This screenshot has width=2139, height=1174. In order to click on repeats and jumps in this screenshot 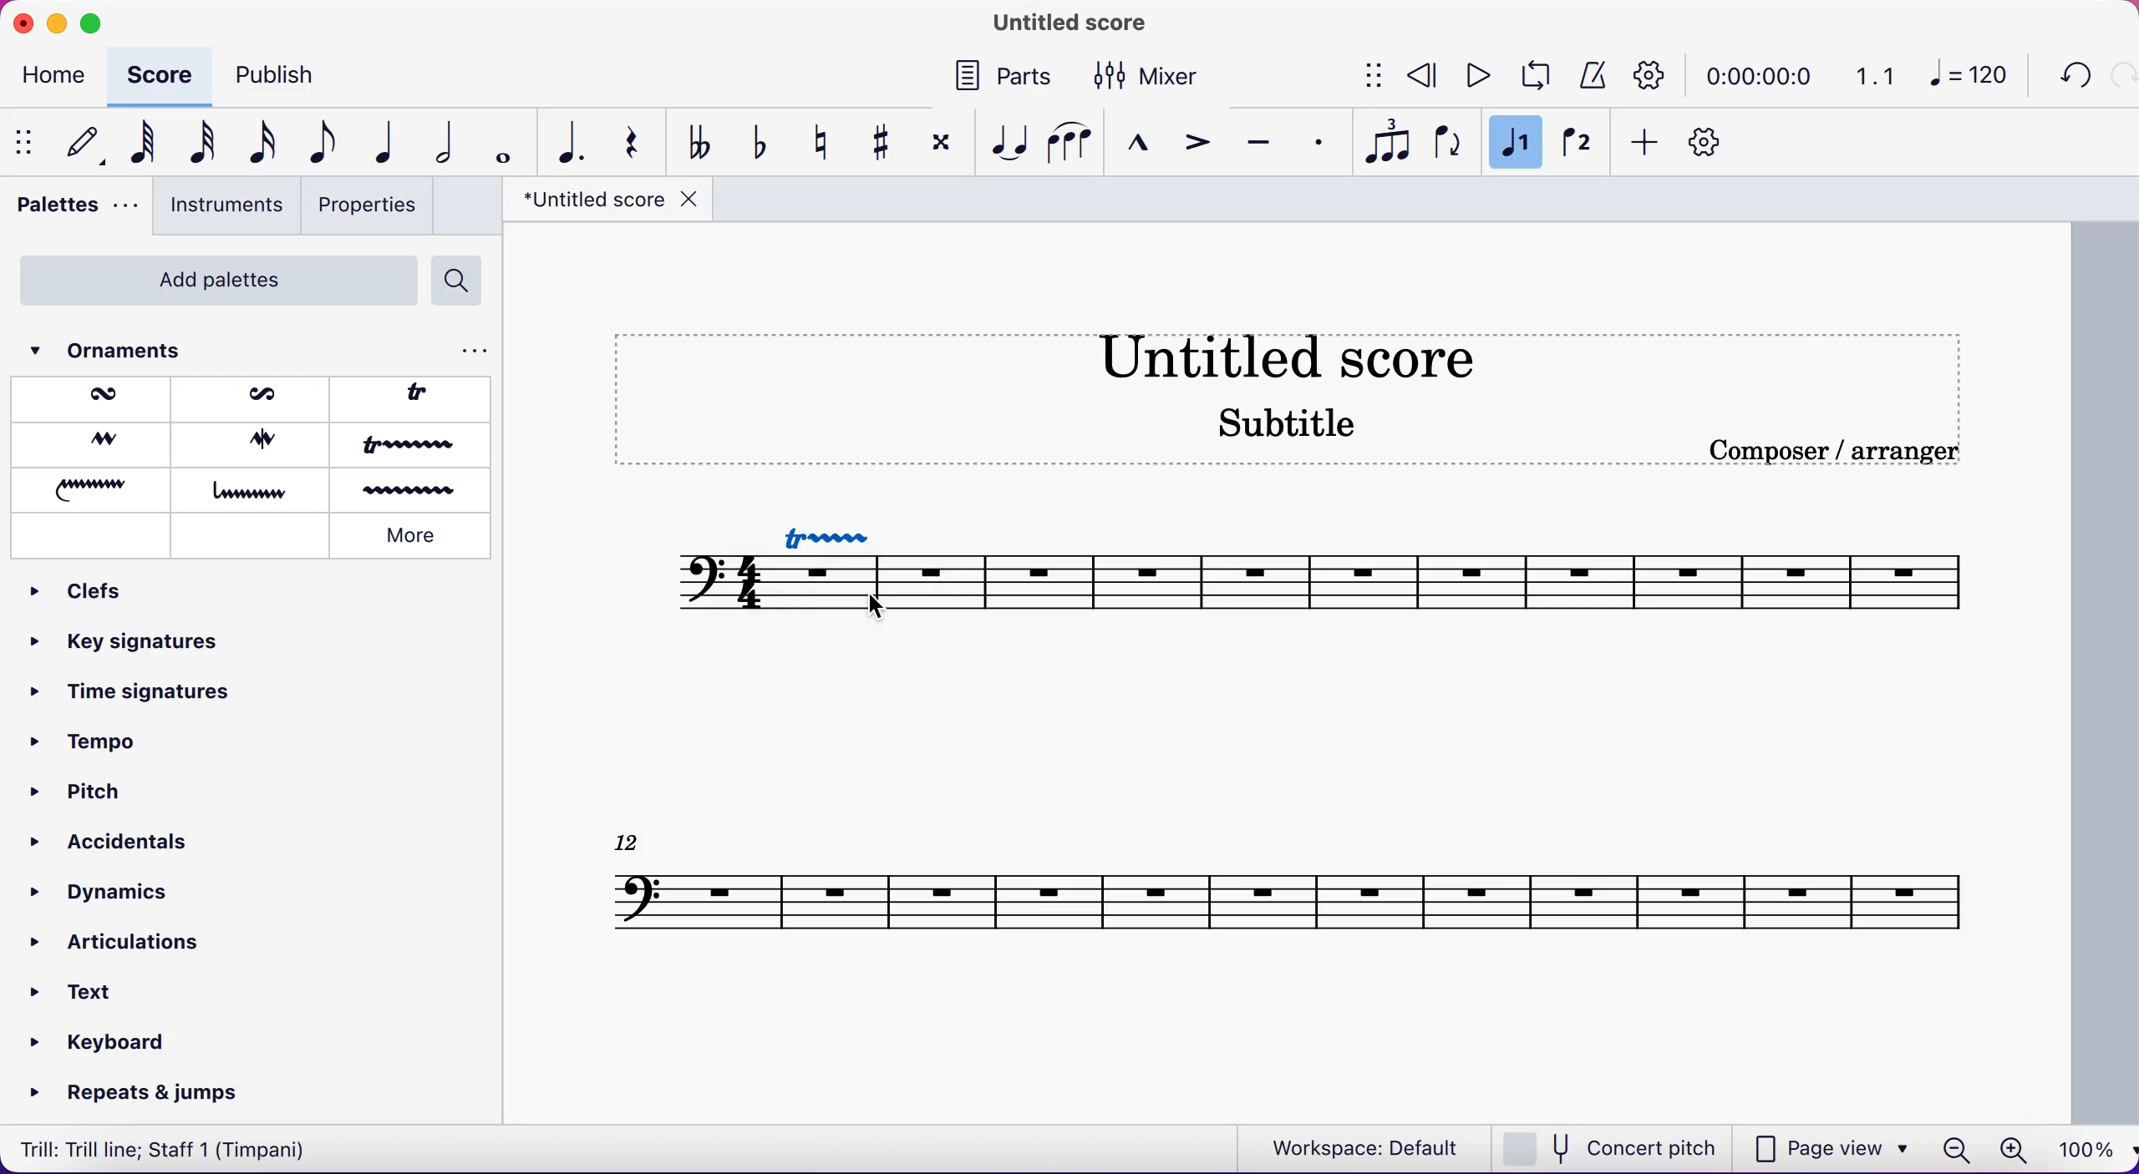, I will do `click(139, 1095)`.